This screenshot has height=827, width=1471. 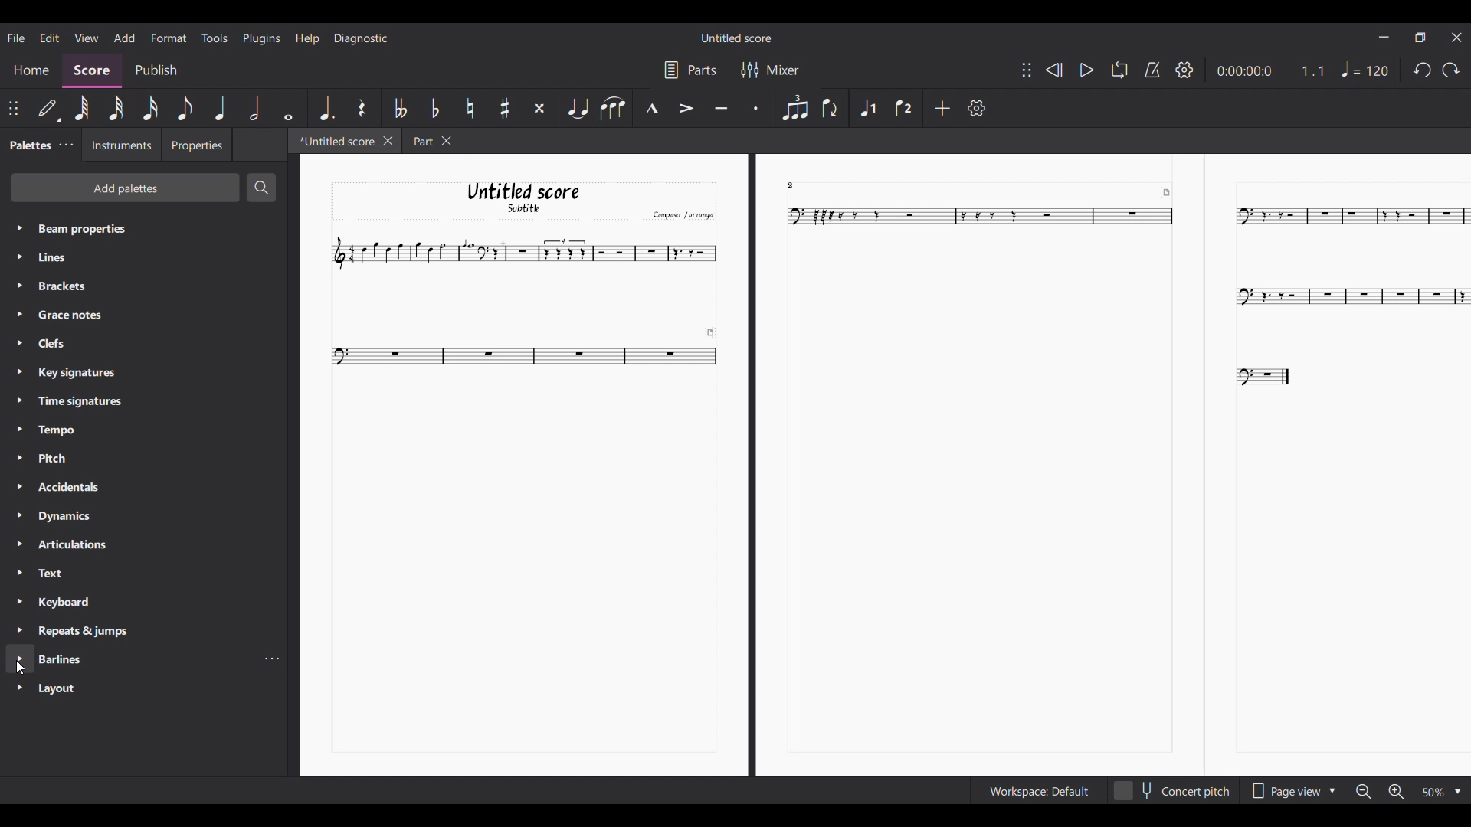 I want to click on Barline settings, so click(x=272, y=658).